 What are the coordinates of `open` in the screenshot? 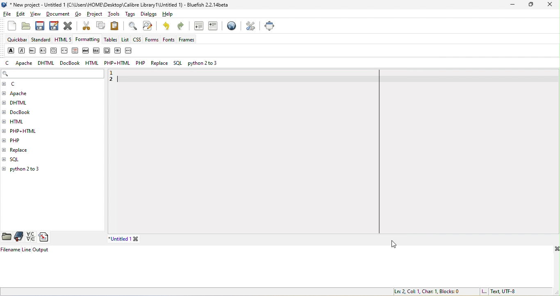 It's located at (25, 27).